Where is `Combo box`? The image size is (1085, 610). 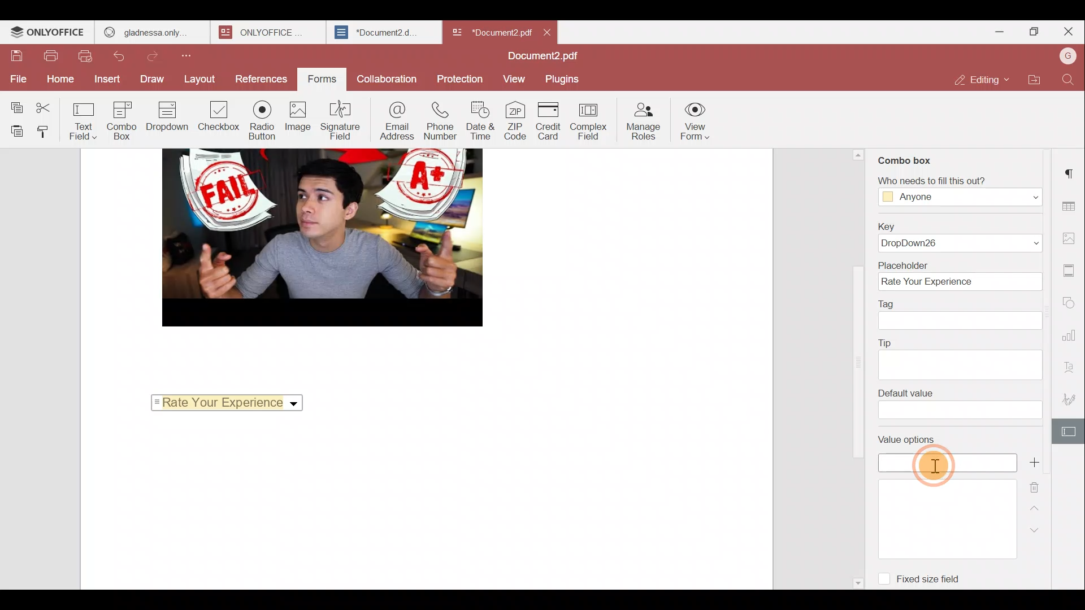
Combo box is located at coordinates (906, 158).